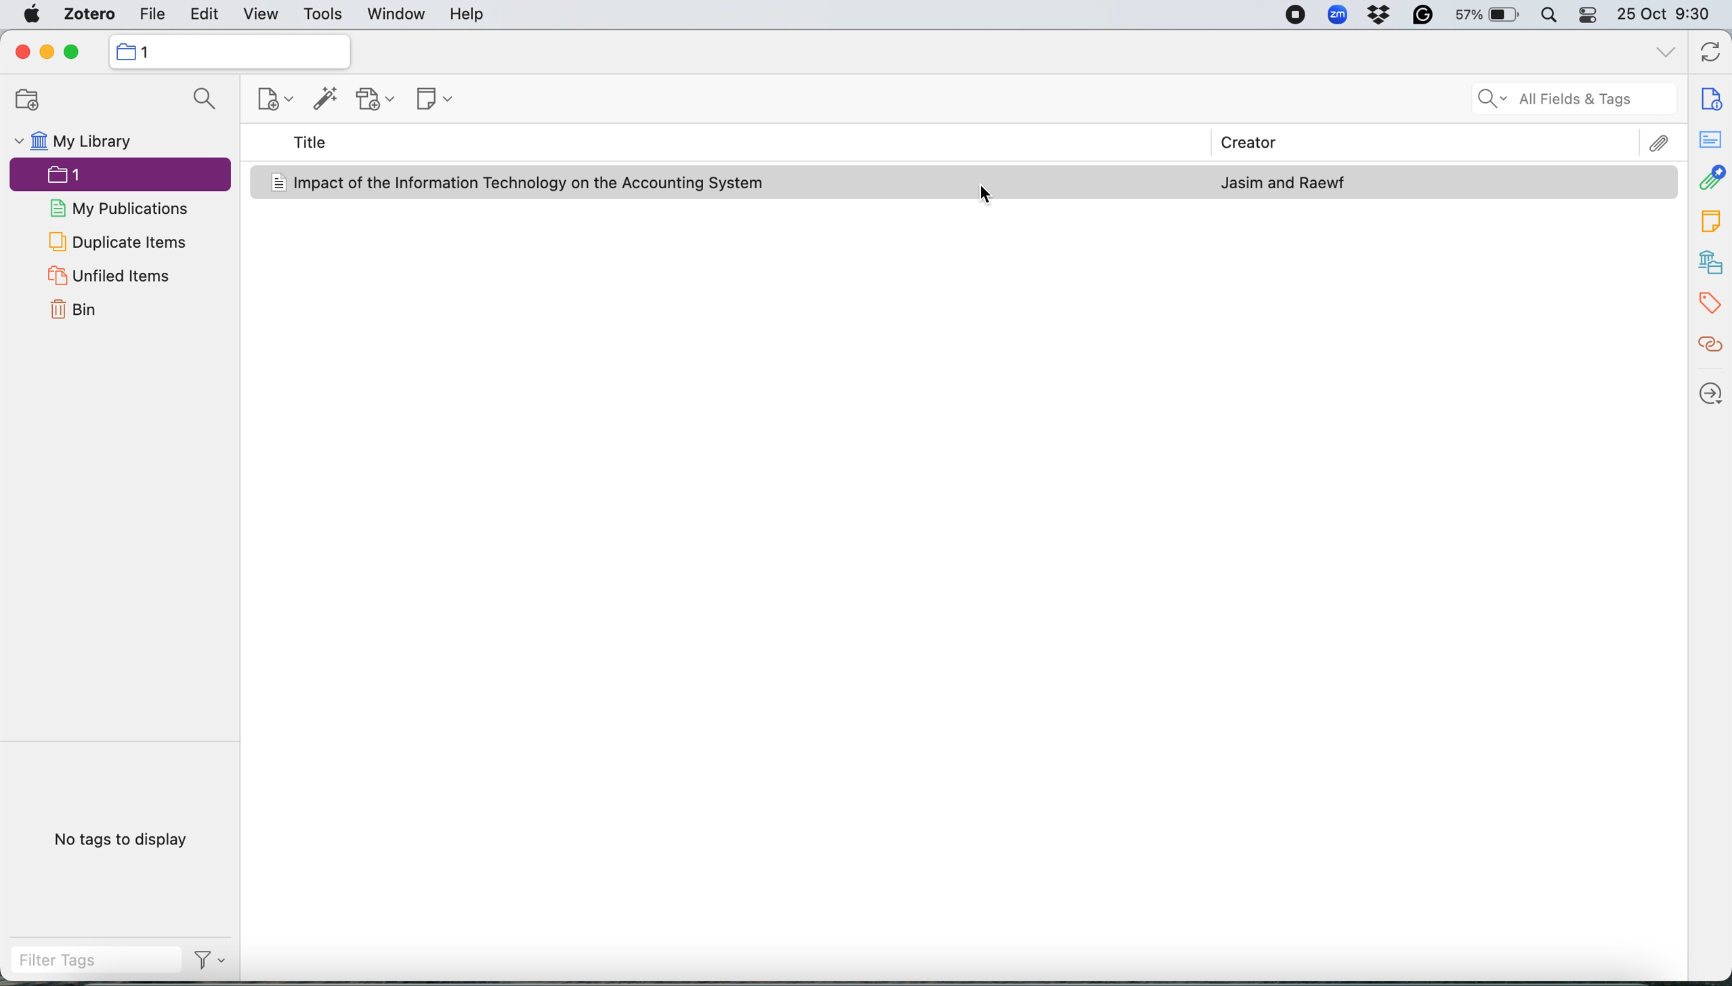 The width and height of the screenshot is (1732, 986). What do you see at coordinates (1548, 16) in the screenshot?
I see `spotlight search` at bounding box center [1548, 16].